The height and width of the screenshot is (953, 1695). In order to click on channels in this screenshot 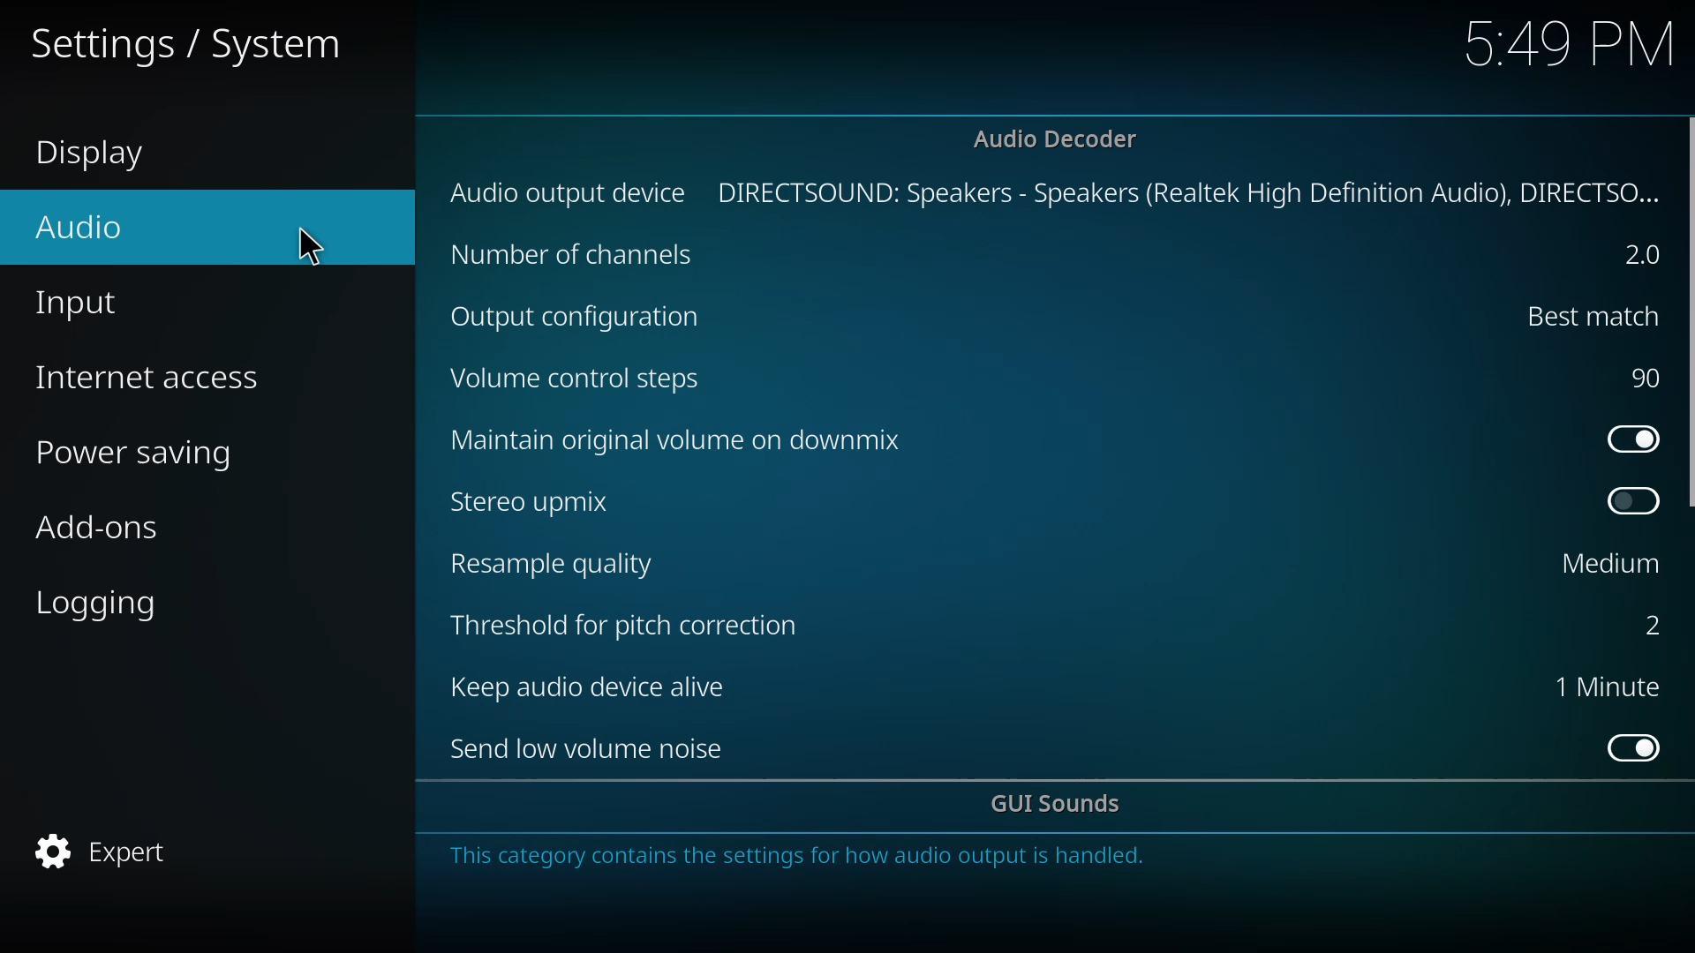, I will do `click(576, 253)`.